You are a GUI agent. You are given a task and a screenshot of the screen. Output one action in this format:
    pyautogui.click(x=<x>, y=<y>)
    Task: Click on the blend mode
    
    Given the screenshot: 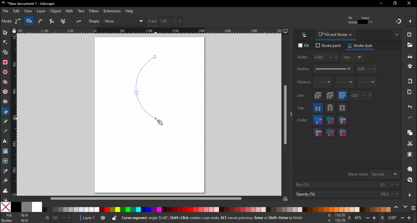 What is the action you would take?
    pyautogui.click(x=373, y=174)
    